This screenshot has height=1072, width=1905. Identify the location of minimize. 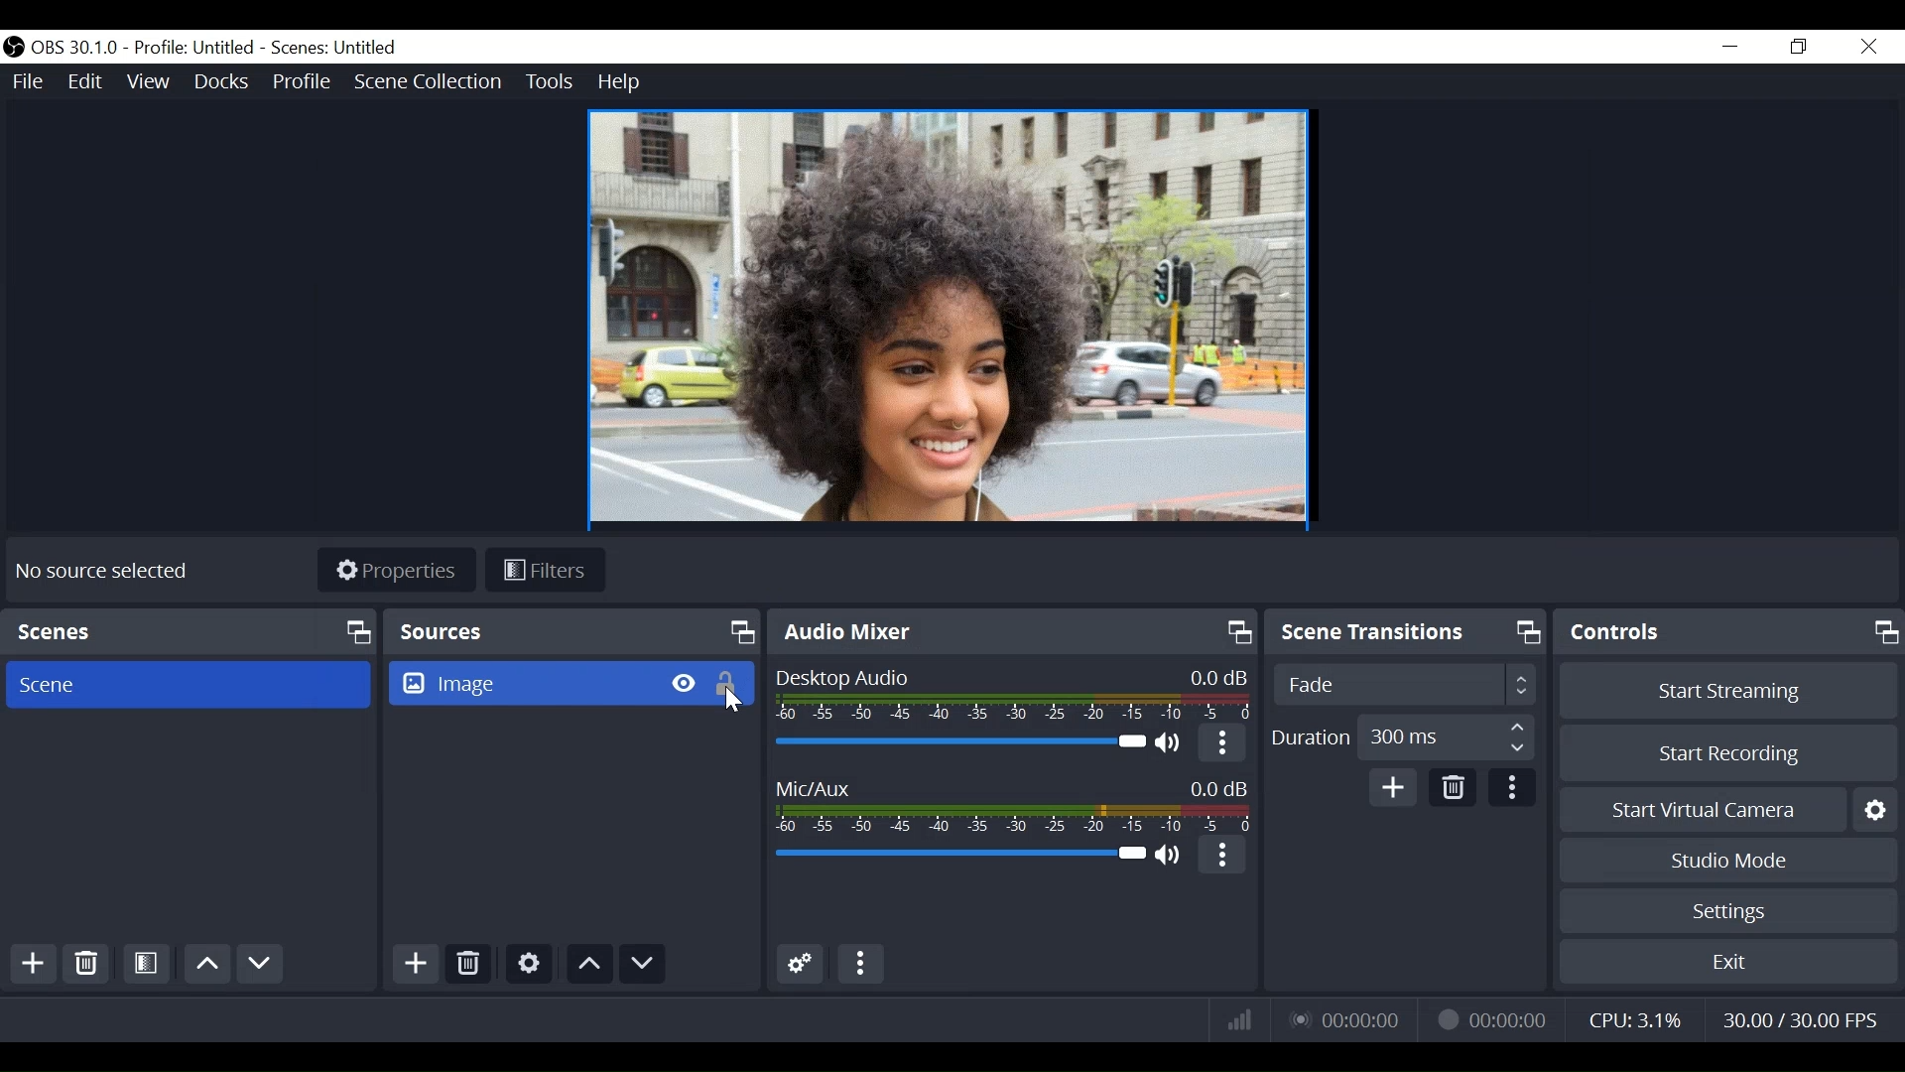
(1729, 46).